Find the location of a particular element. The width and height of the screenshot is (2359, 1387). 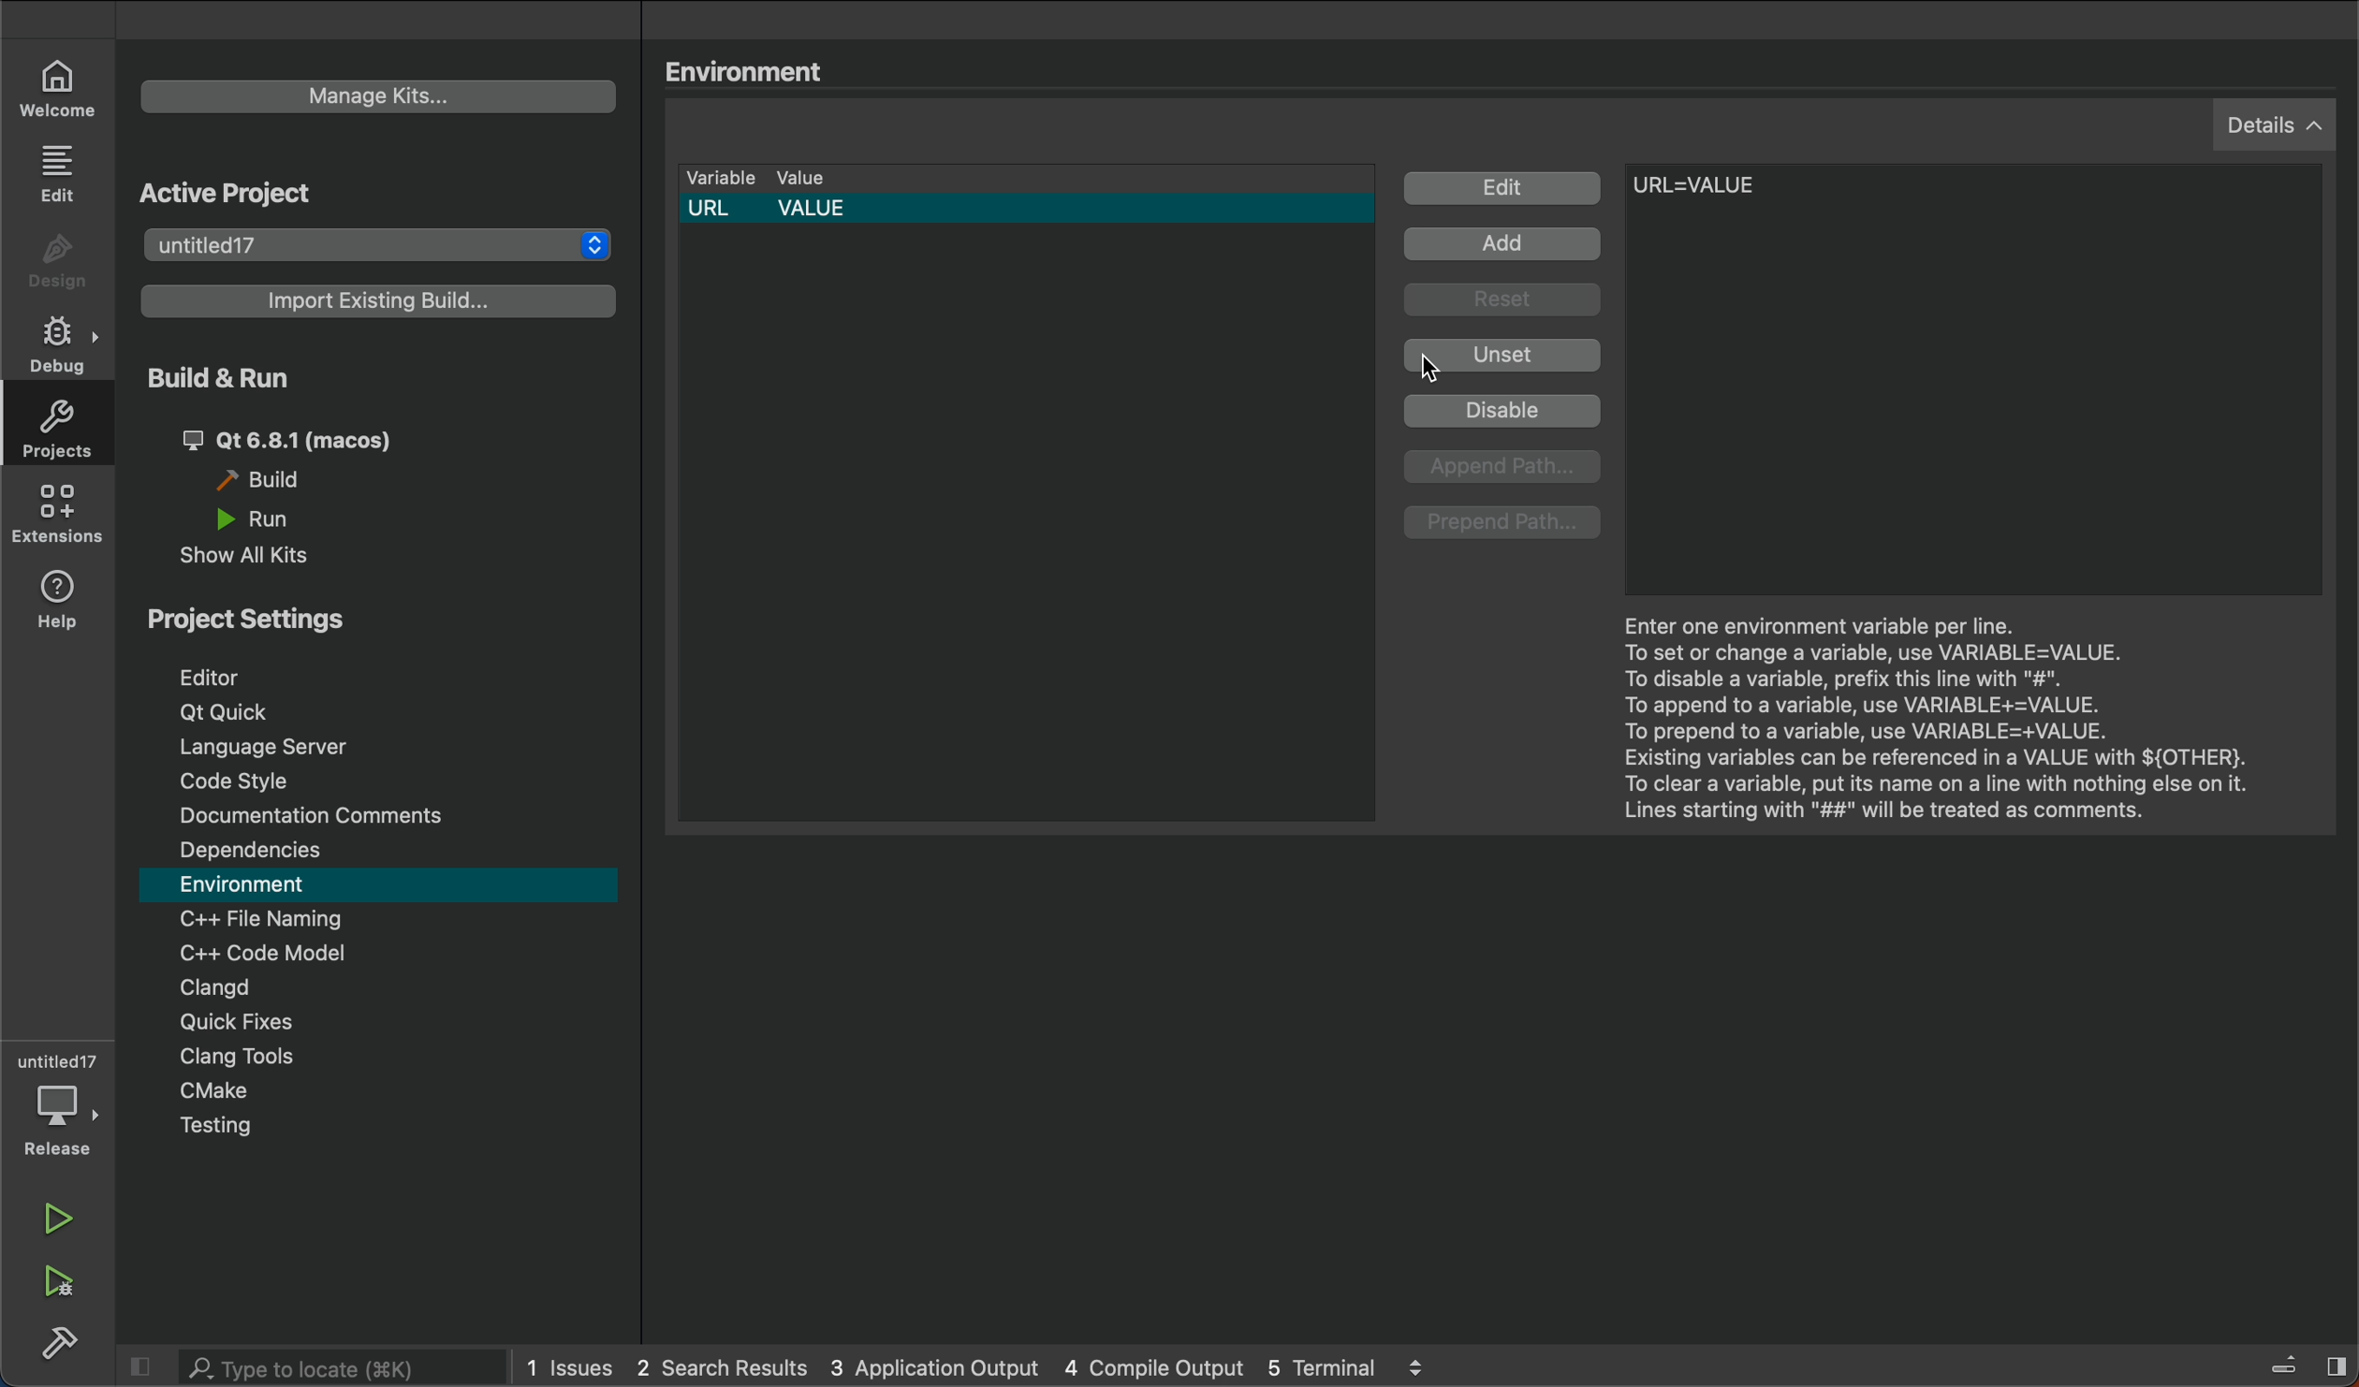

clang tools is located at coordinates (235, 1060).